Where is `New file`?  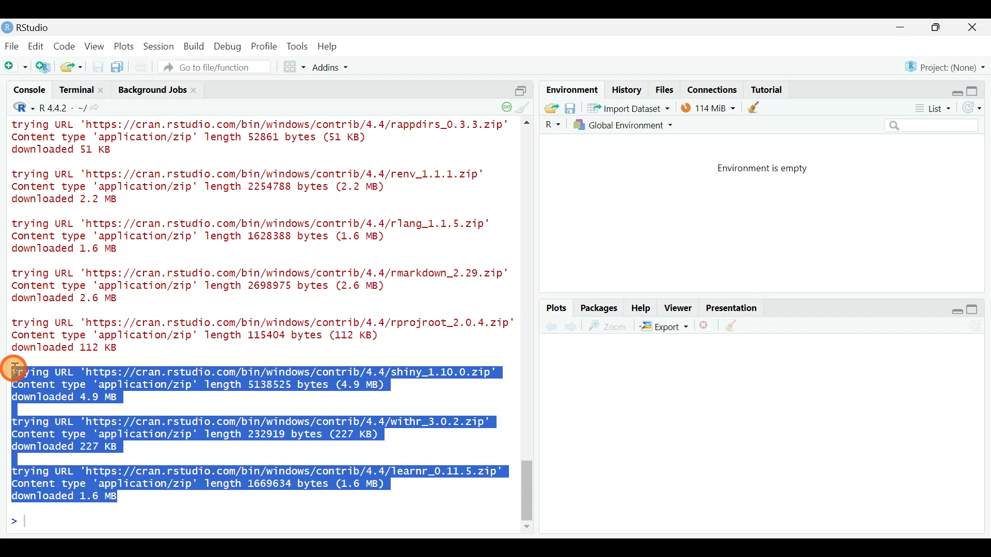
New file is located at coordinates (15, 67).